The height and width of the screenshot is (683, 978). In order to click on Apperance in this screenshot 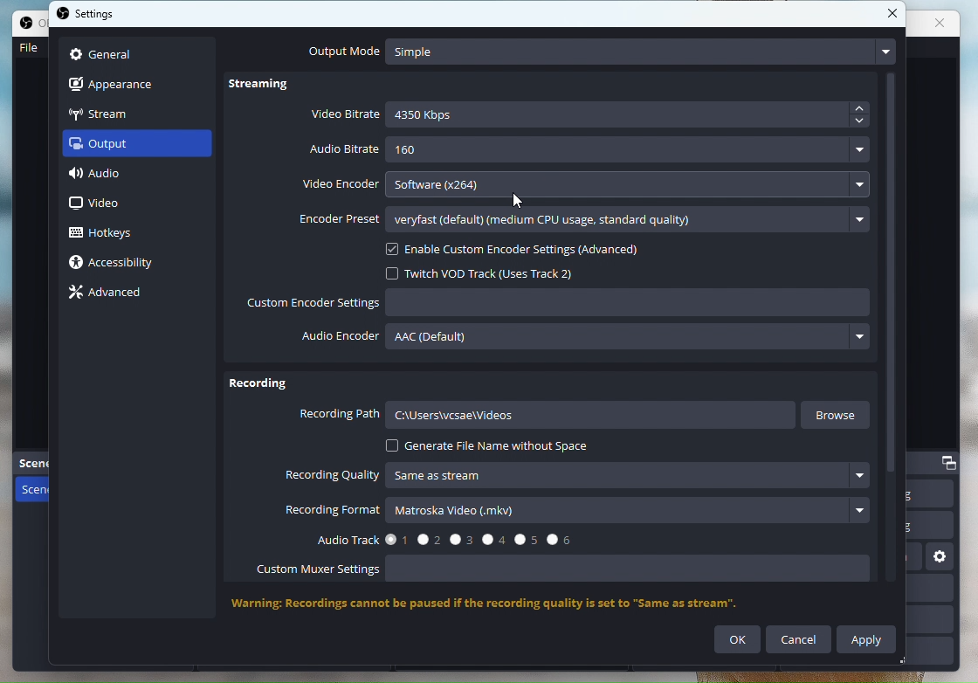, I will do `click(121, 82)`.